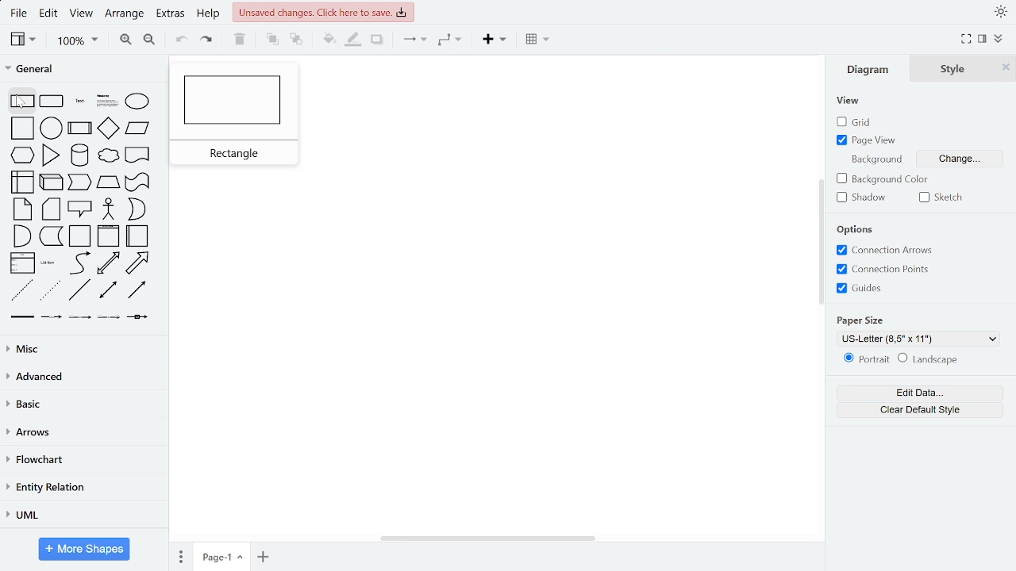 The height and width of the screenshot is (571, 1016). What do you see at coordinates (883, 180) in the screenshot?
I see `background color` at bounding box center [883, 180].